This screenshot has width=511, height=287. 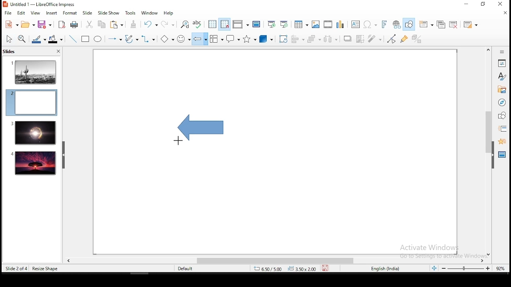 I want to click on 3D objects, so click(x=265, y=39).